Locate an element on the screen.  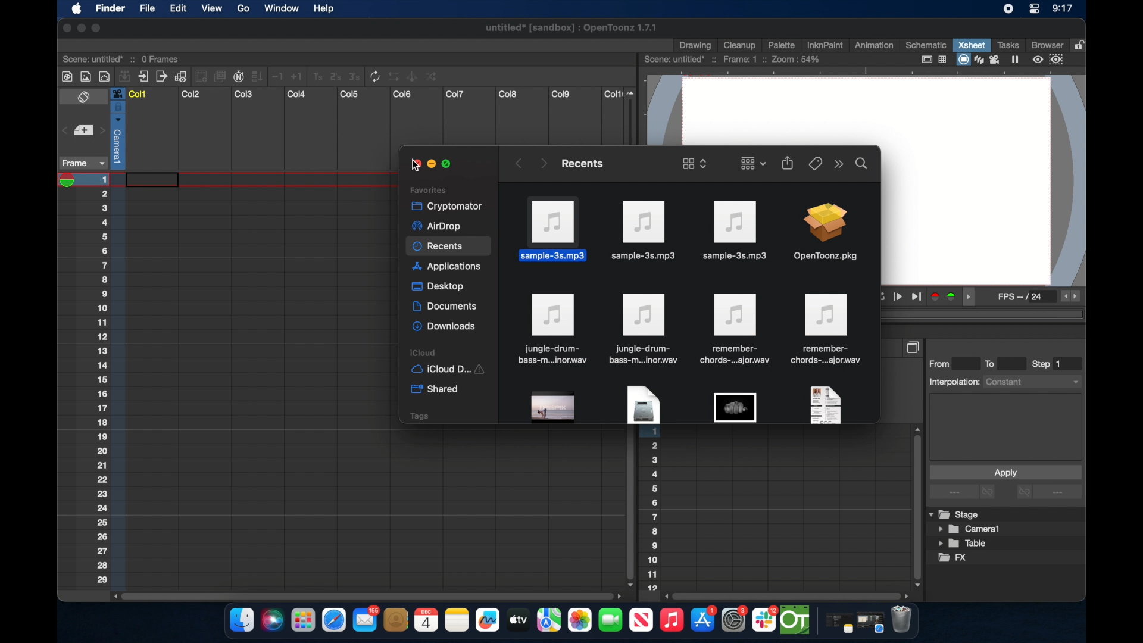
set is located at coordinates (82, 131).